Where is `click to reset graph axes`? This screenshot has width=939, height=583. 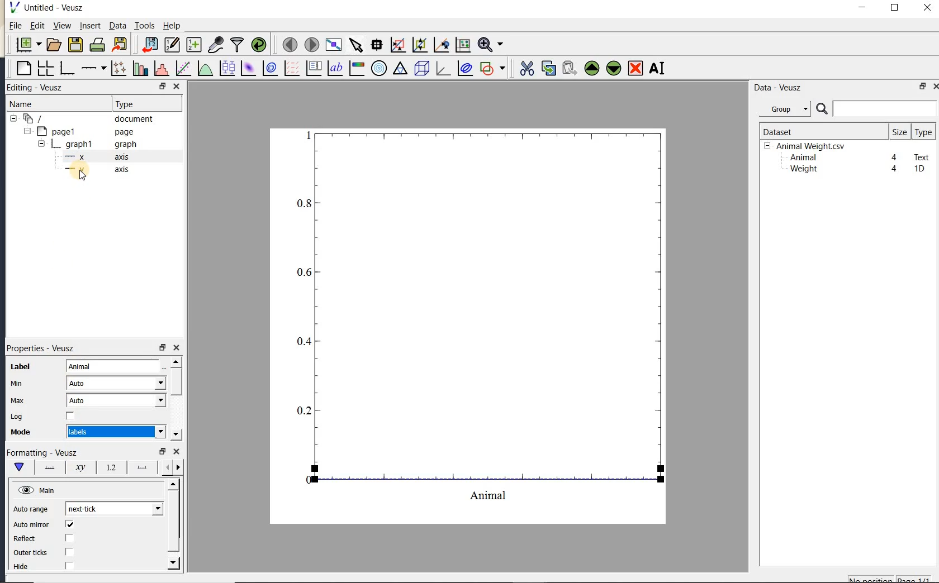
click to reset graph axes is located at coordinates (463, 45).